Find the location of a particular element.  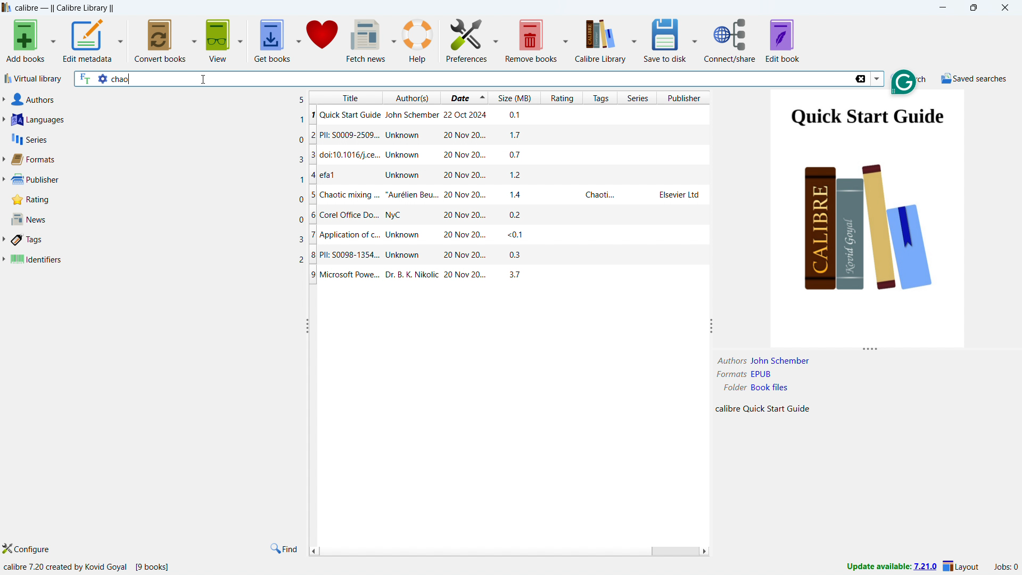

Folder is located at coordinates (728, 390).